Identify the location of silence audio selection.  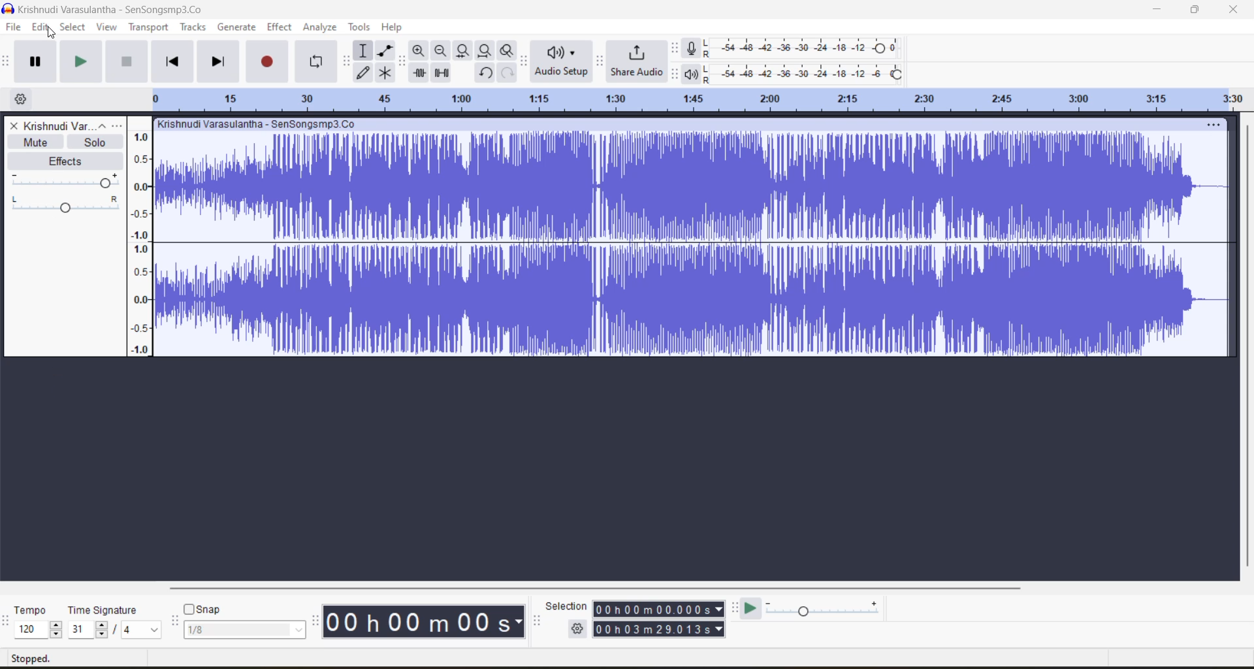
(444, 73).